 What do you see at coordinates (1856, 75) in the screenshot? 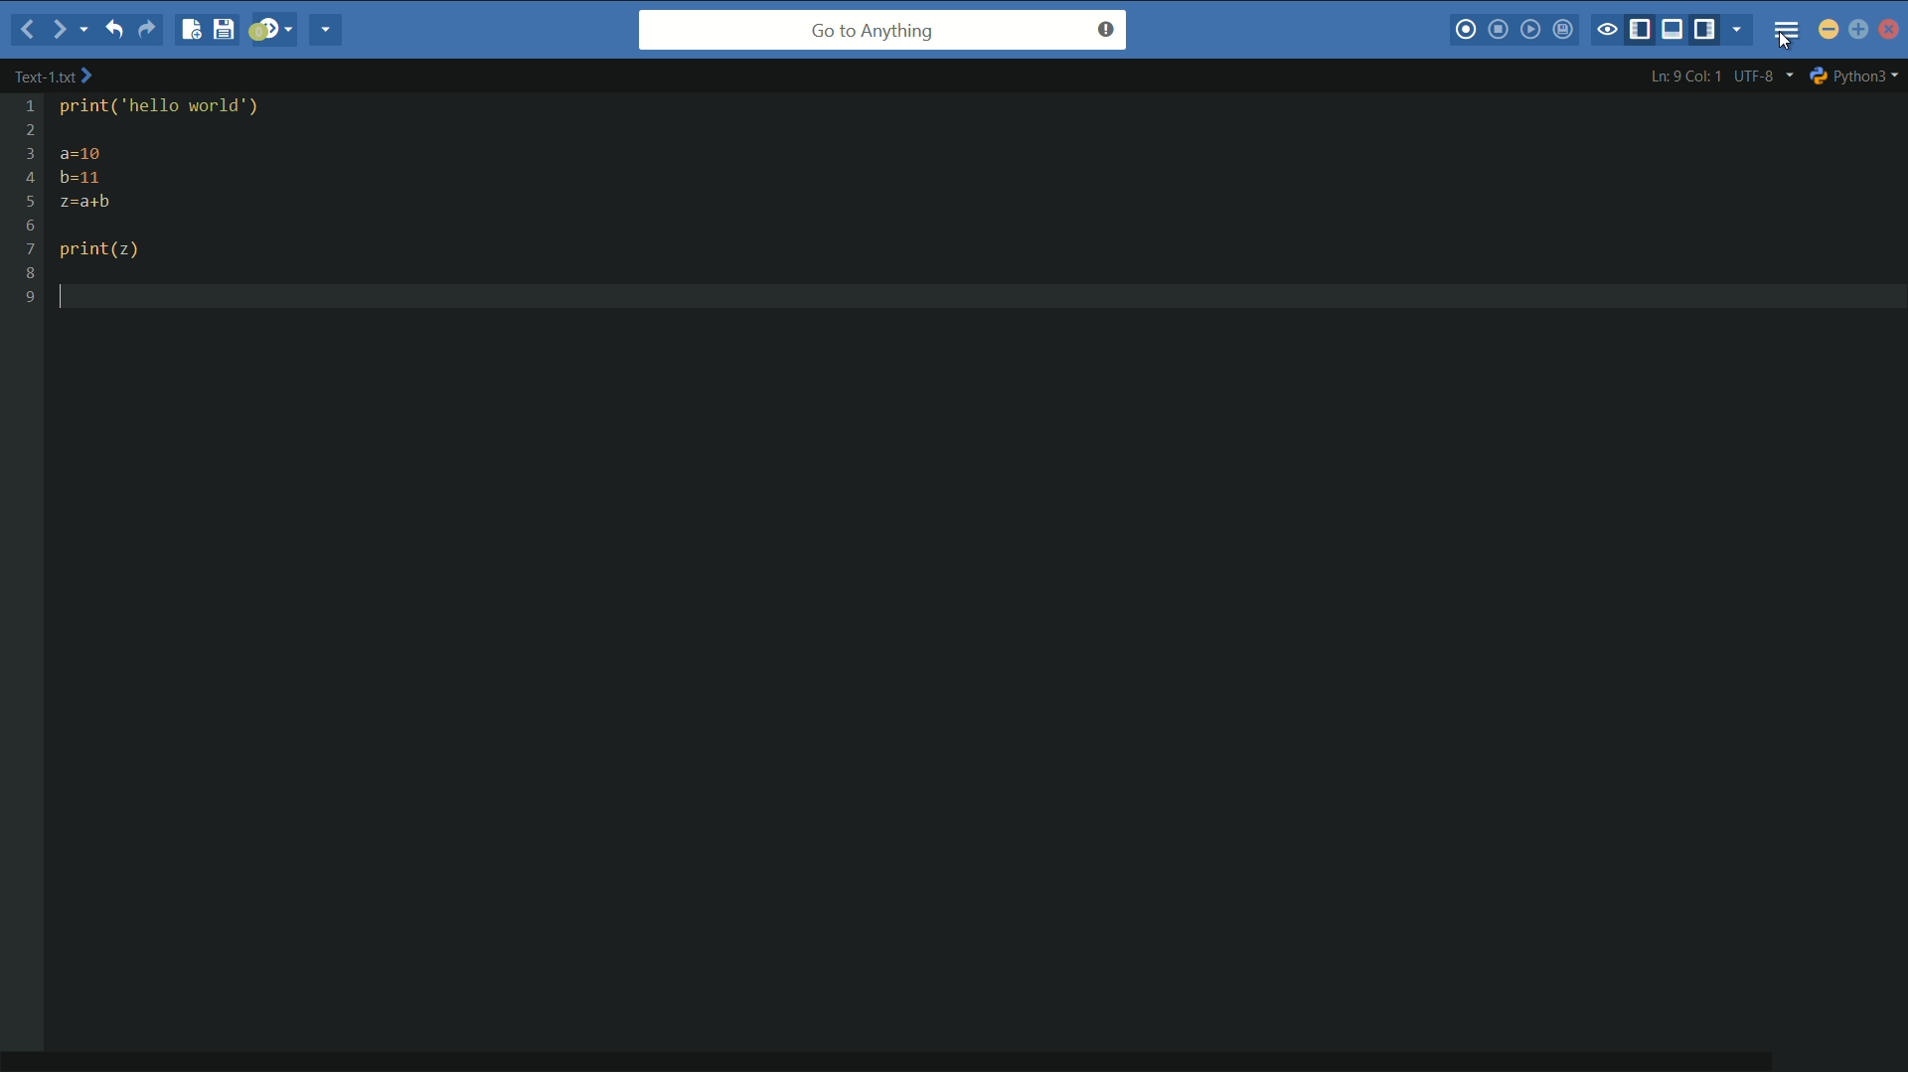
I see `python3` at bounding box center [1856, 75].